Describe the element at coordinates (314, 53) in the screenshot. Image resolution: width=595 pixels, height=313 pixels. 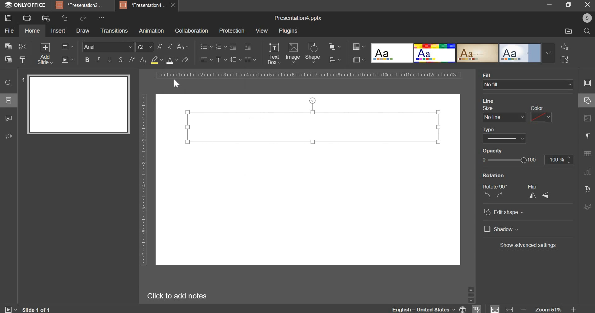
I see `shape` at that location.